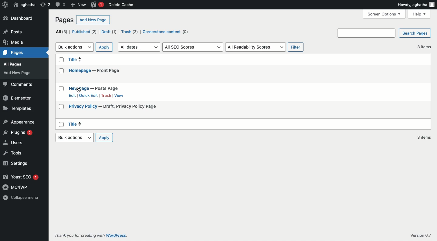  Describe the element at coordinates (19, 133) in the screenshot. I see `Plugins` at that location.